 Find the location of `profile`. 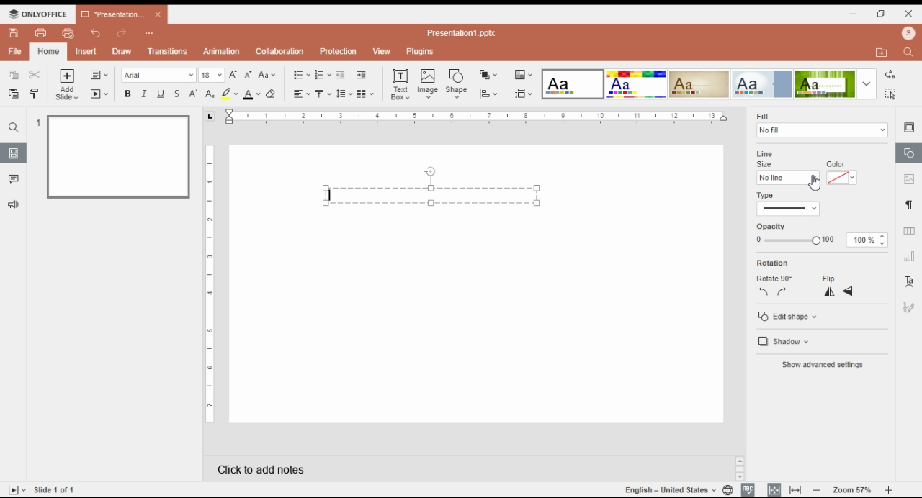

profile is located at coordinates (908, 33).